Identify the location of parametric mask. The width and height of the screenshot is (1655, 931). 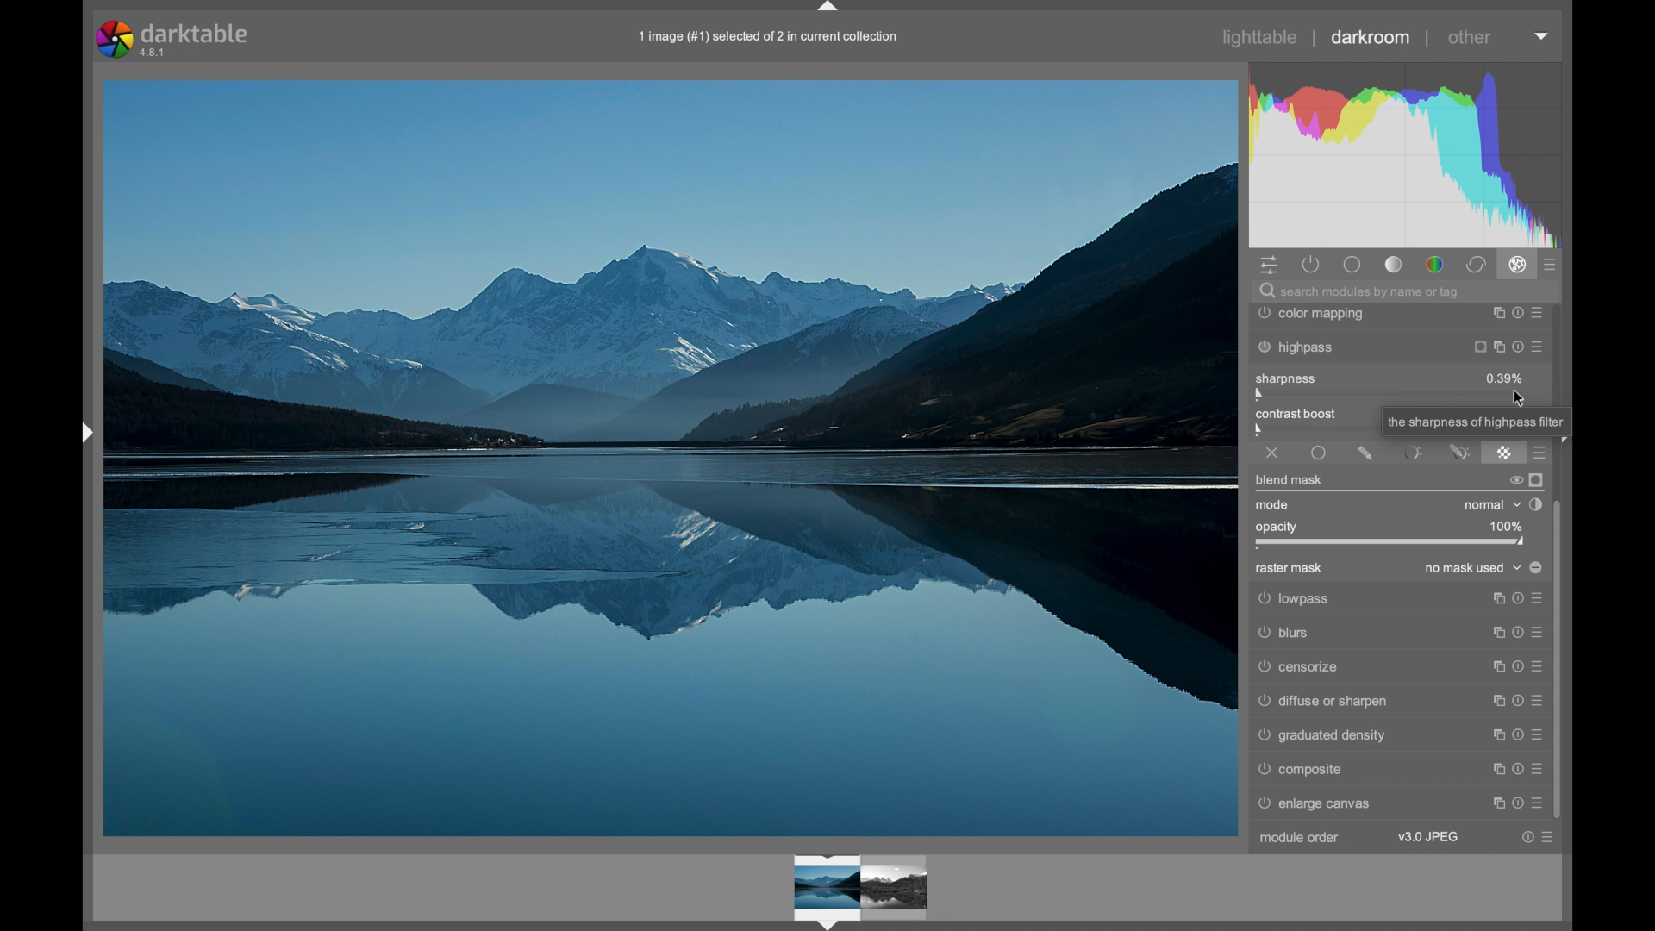
(1413, 453).